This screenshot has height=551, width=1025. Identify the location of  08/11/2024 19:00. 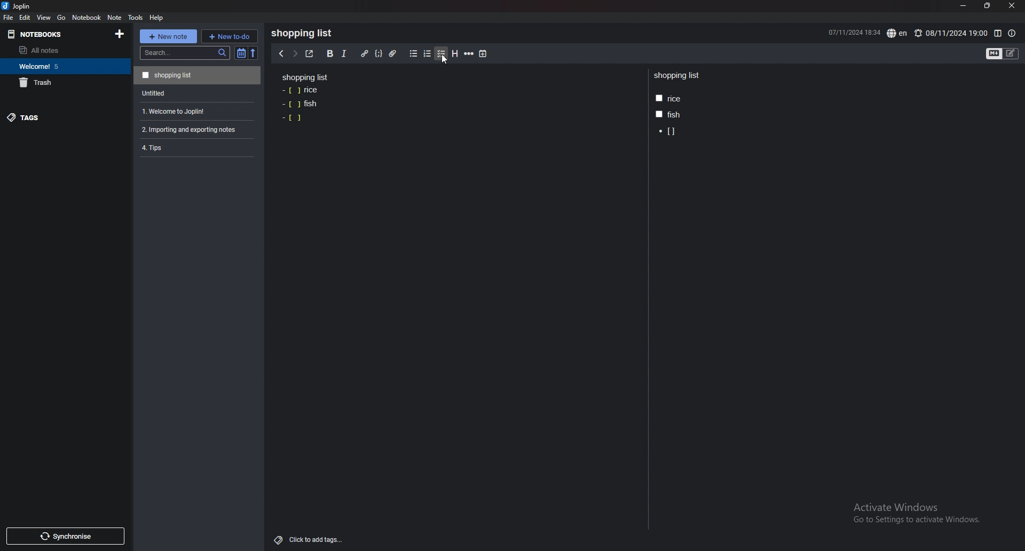
(950, 33).